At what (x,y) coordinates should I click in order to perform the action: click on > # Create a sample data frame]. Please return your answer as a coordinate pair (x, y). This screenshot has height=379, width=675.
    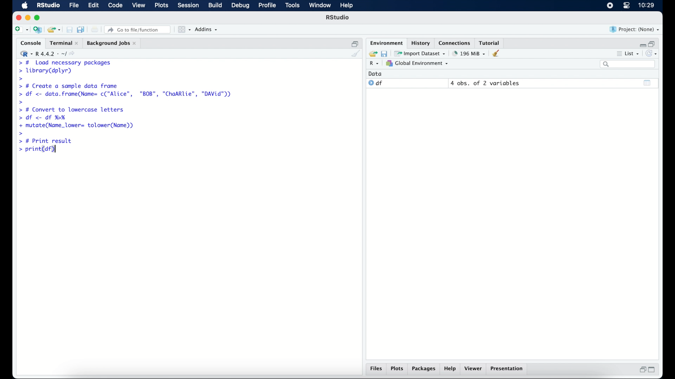
    Looking at the image, I should click on (70, 86).